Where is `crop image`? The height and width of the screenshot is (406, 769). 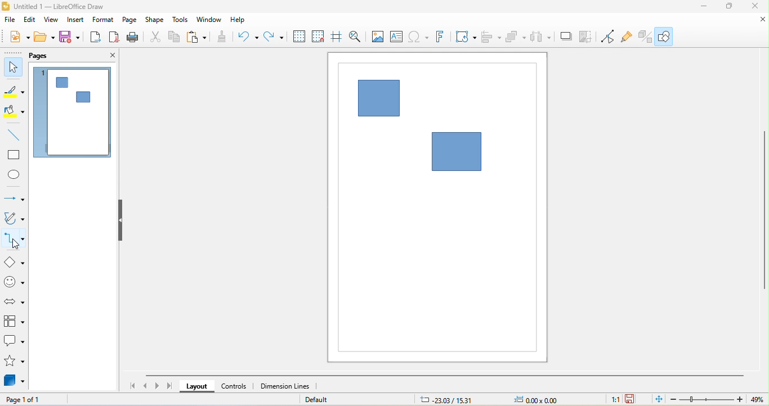
crop image is located at coordinates (588, 37).